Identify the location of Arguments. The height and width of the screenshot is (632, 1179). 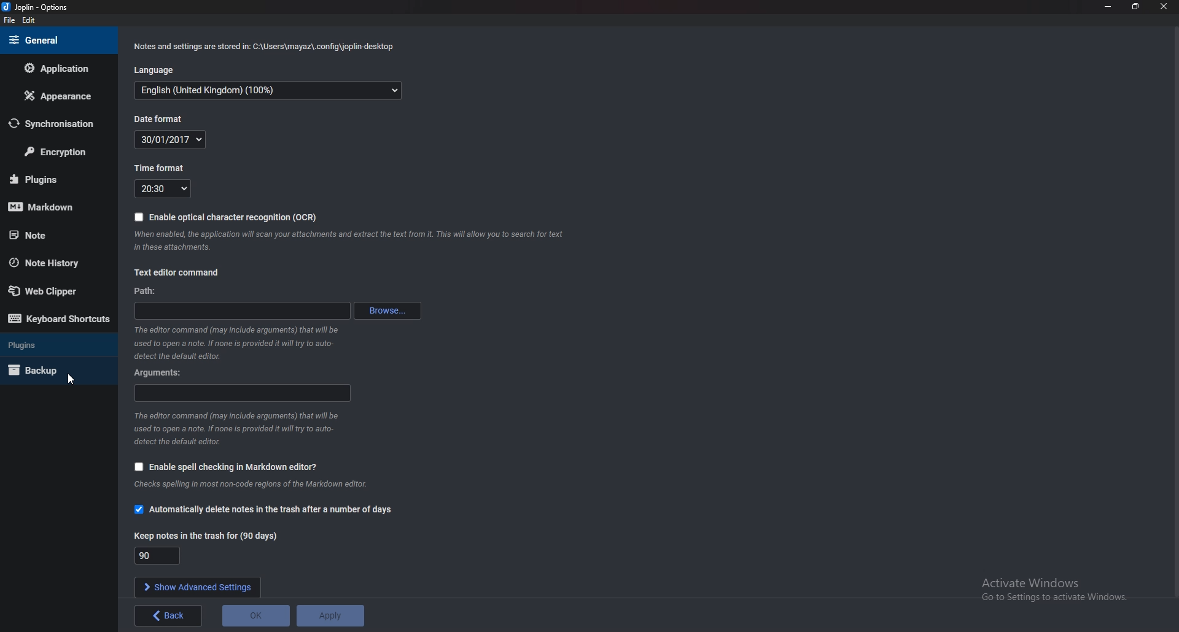
(242, 392).